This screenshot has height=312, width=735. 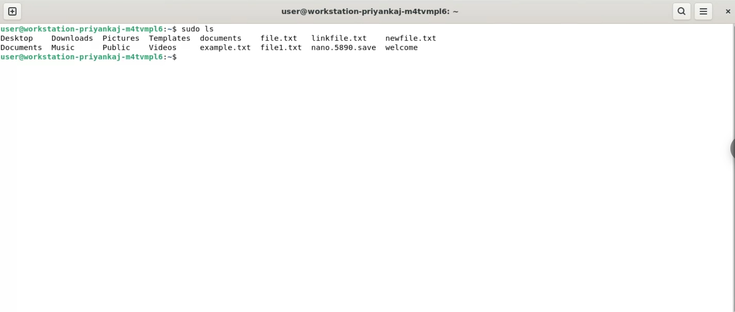 I want to click on public, so click(x=116, y=48).